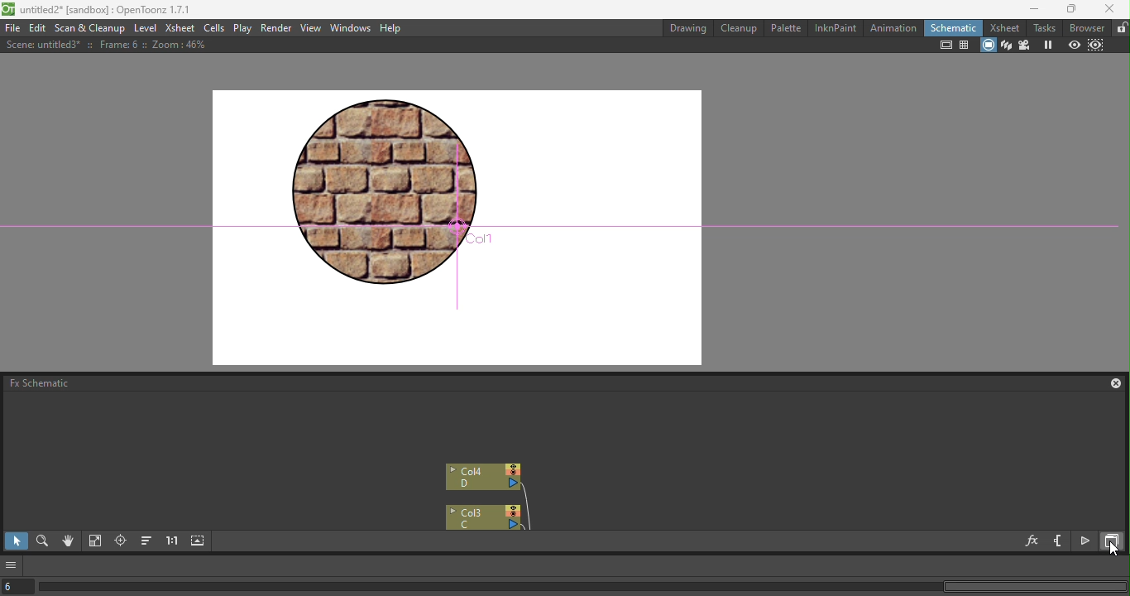 The image size is (1130, 596). I want to click on Help, so click(391, 28).